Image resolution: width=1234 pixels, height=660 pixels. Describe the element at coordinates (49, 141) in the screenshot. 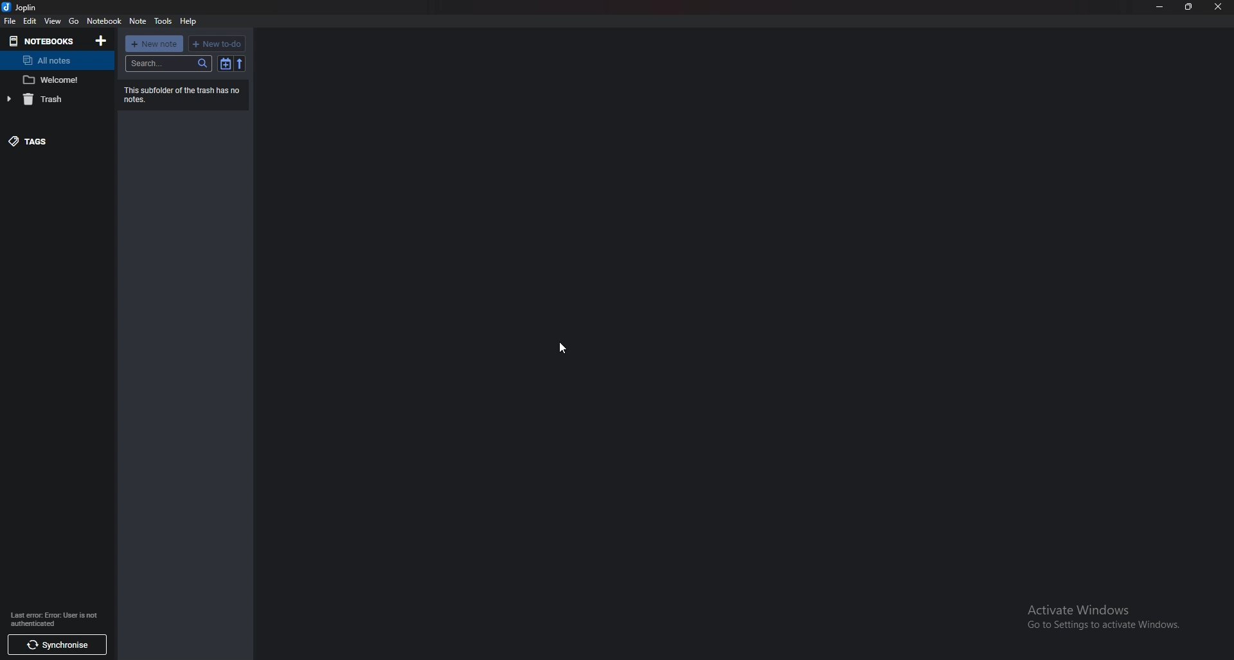

I see `tags` at that location.